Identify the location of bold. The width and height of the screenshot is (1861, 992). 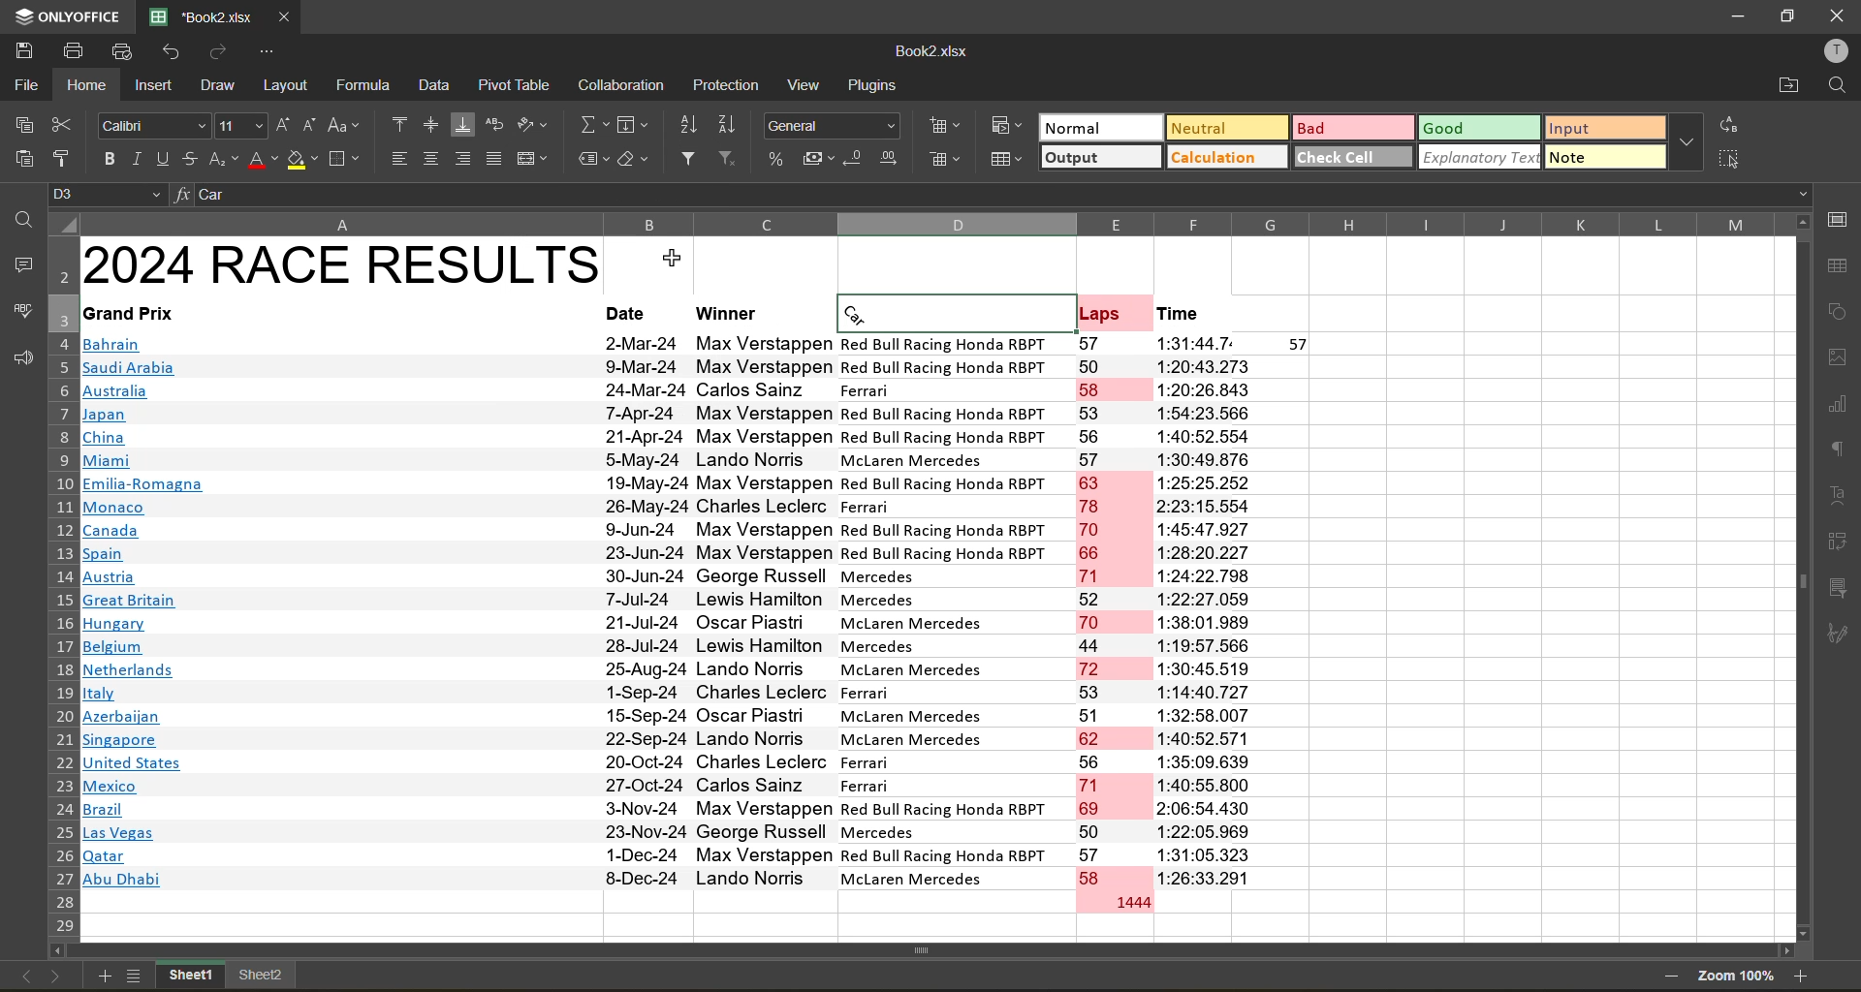
(105, 160).